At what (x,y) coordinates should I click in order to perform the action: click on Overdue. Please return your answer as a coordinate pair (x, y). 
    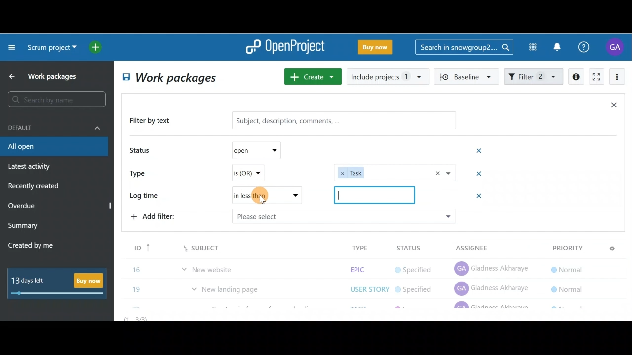
    Looking at the image, I should click on (23, 207).